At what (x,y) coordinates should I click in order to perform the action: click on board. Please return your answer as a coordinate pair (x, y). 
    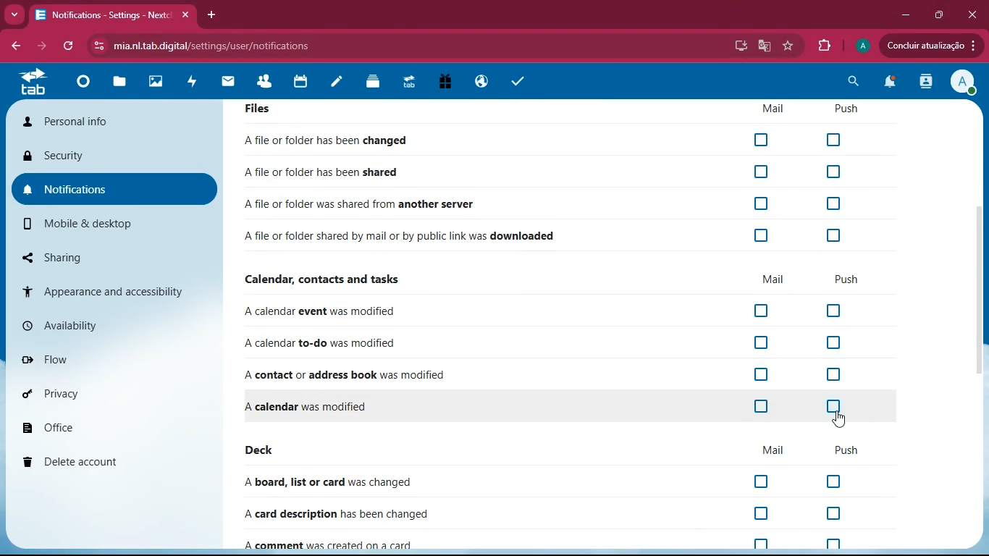
    Looking at the image, I should click on (338, 481).